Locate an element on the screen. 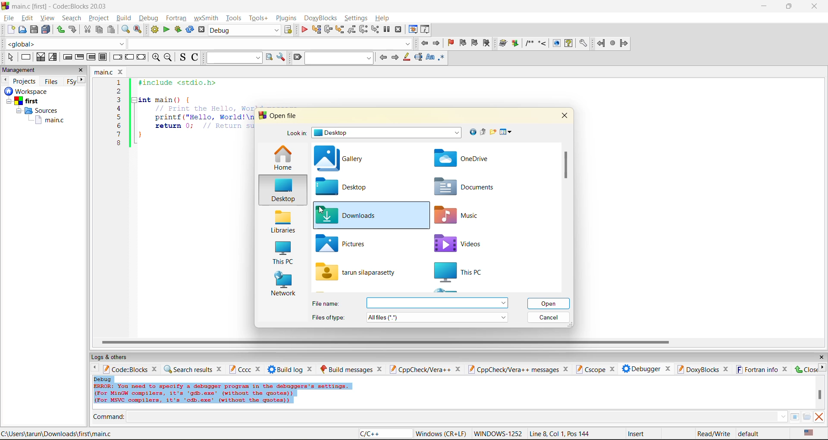 The height and width of the screenshot is (440, 828). code:blocks is located at coordinates (125, 369).